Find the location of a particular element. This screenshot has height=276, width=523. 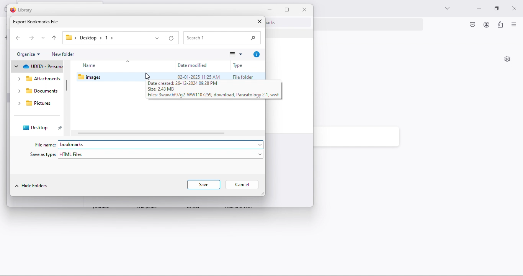

save is located at coordinates (203, 185).